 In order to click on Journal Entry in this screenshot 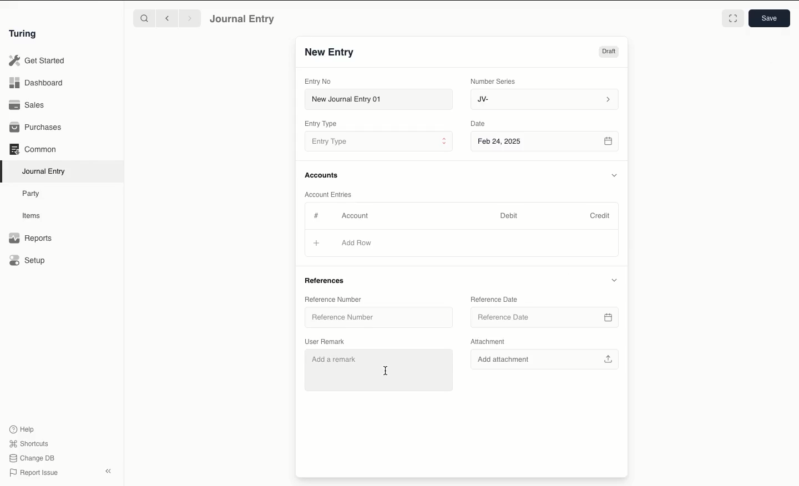, I will do `click(243, 19)`.